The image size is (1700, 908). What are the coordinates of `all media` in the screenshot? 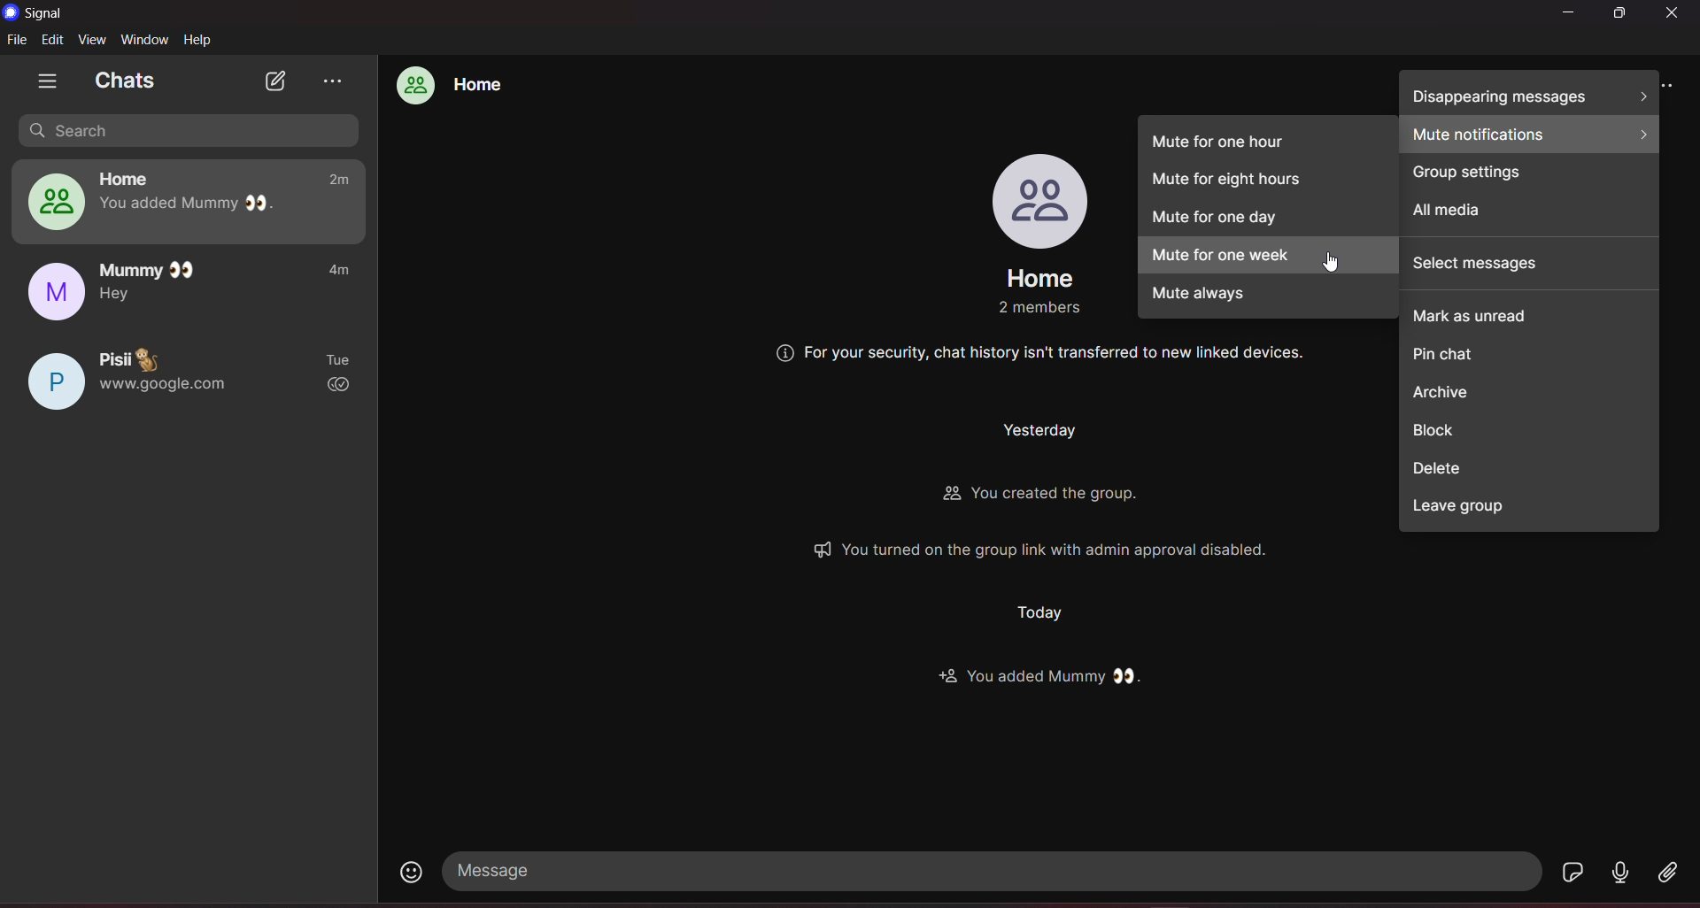 It's located at (1530, 219).